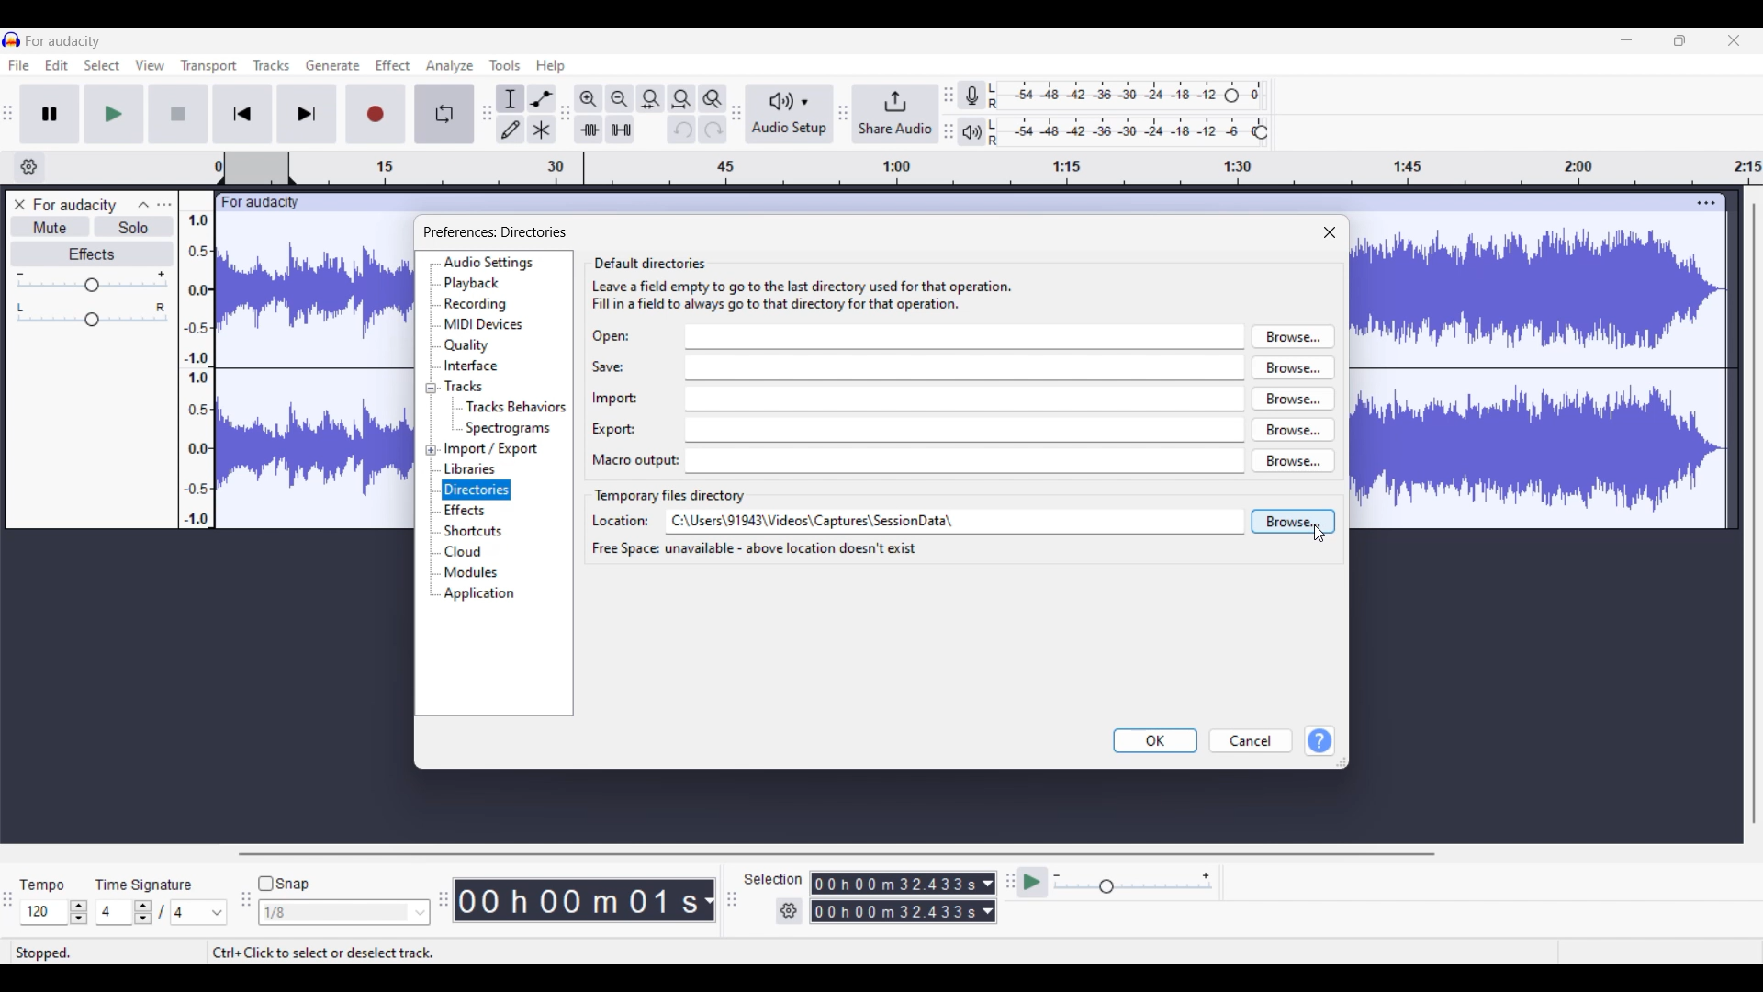 Image resolution: width=1763 pixels, height=992 pixels. What do you see at coordinates (649, 263) in the screenshot?
I see `default directories` at bounding box center [649, 263].